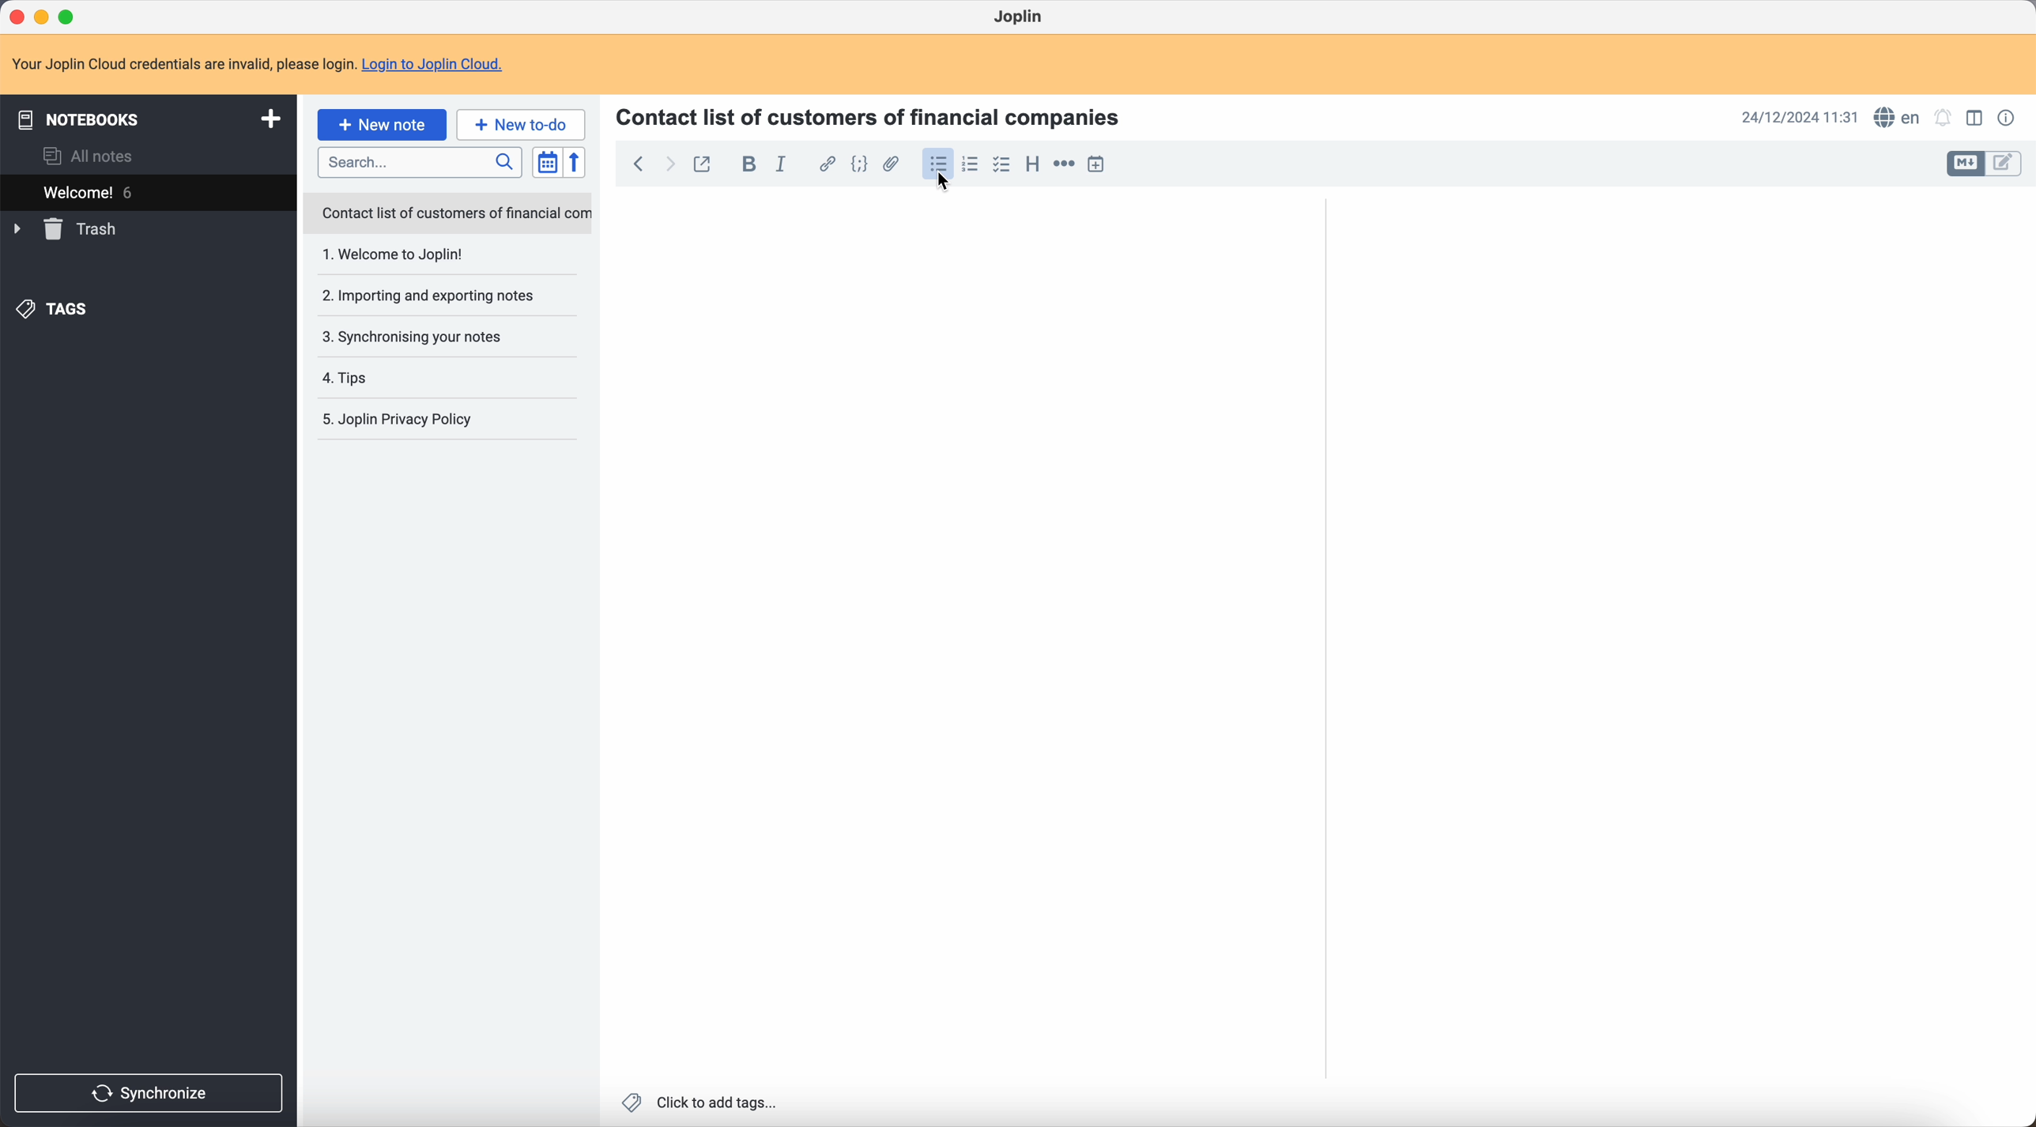 The height and width of the screenshot is (1127, 2036). Describe the element at coordinates (66, 229) in the screenshot. I see `trash` at that location.